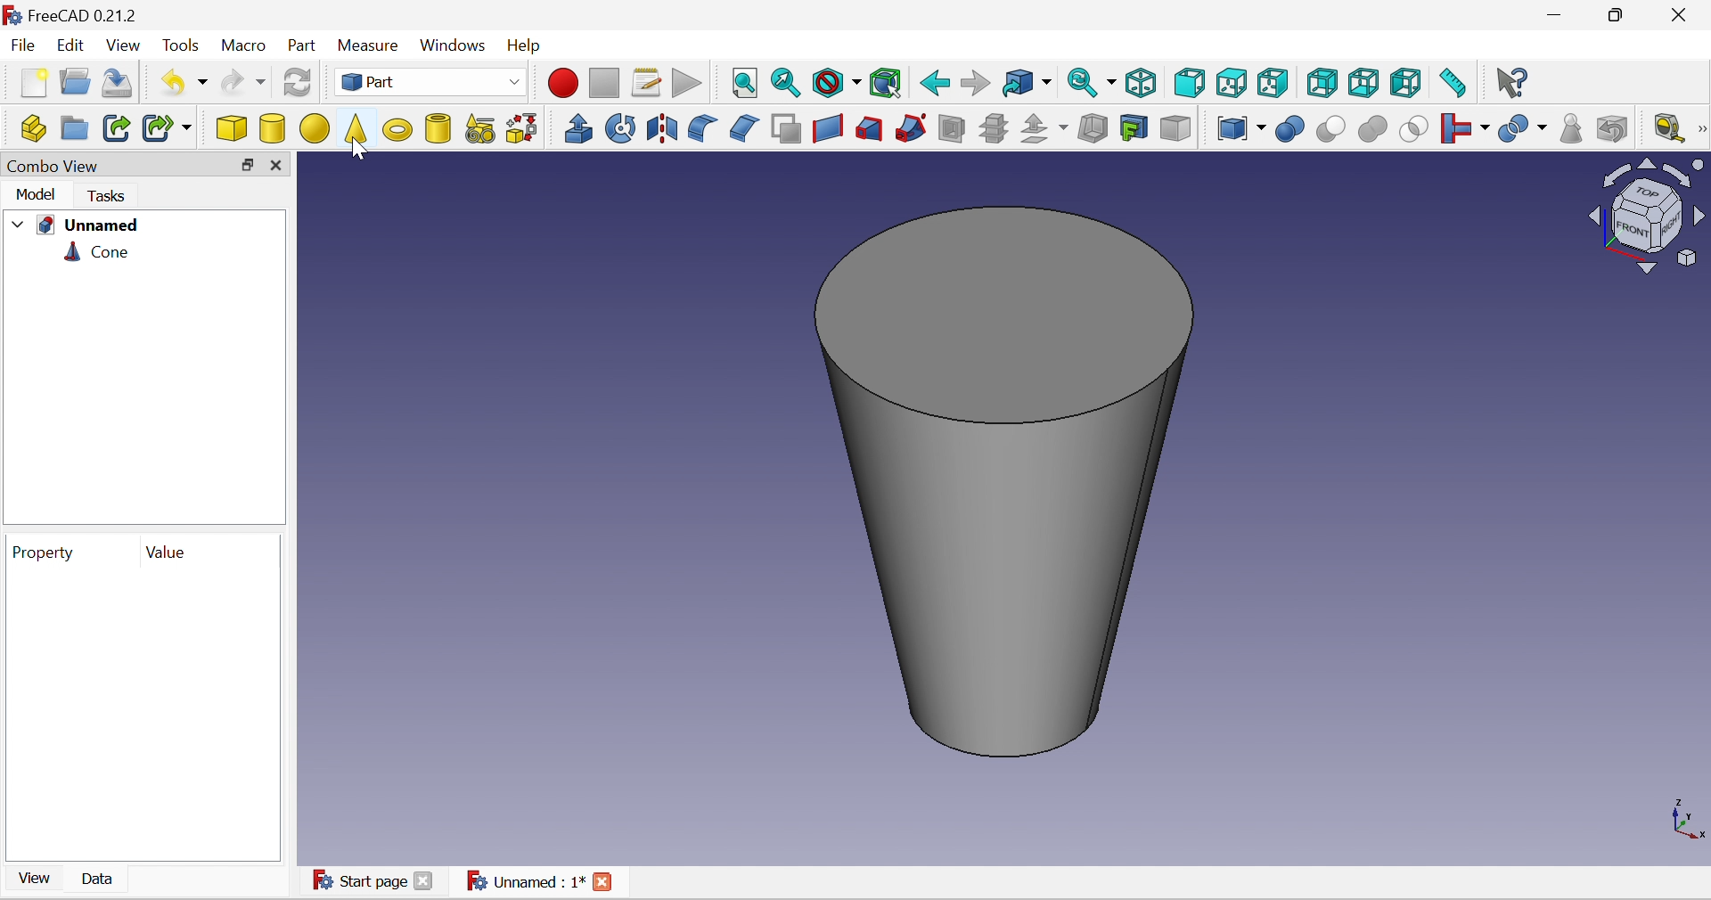 This screenshot has width=1711, height=900. Describe the element at coordinates (378, 880) in the screenshot. I see `Start page` at that location.